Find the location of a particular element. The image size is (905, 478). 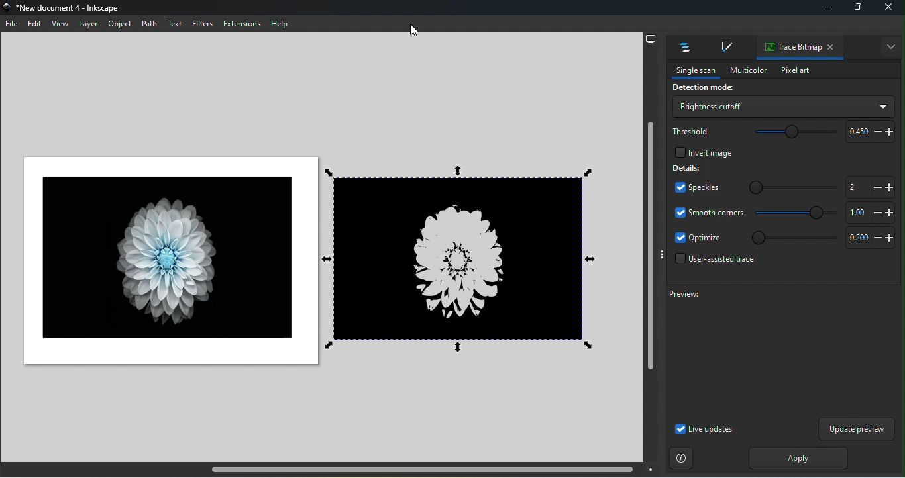

Optimize is located at coordinates (698, 238).